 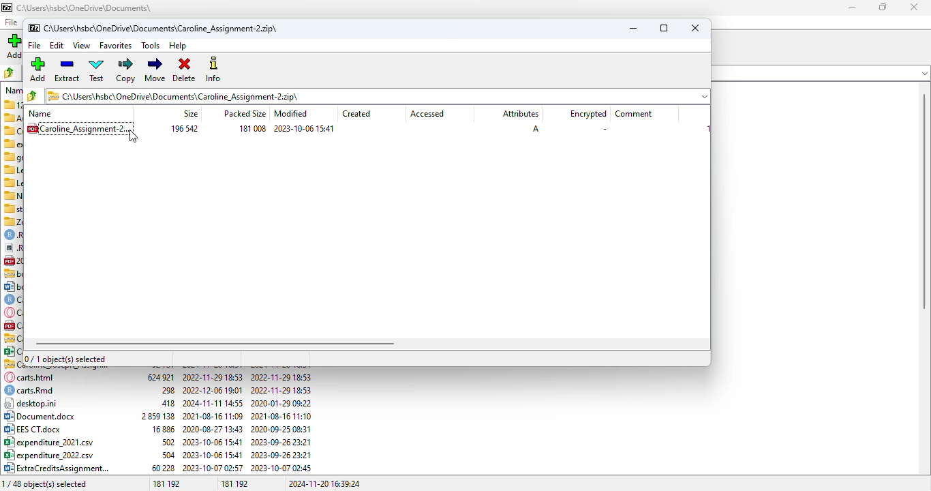 I want to click on 04) ExtraCreditsAssignment... 60228 2023-10-07 02:57 2023-10-07 02:45, so click(x=158, y=468).